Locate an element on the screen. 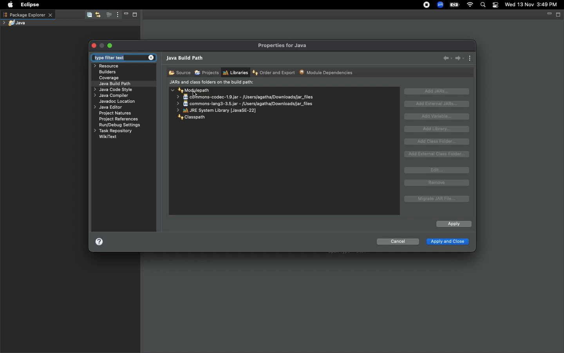 The width and height of the screenshot is (564, 353). Java project is located at coordinates (16, 23).